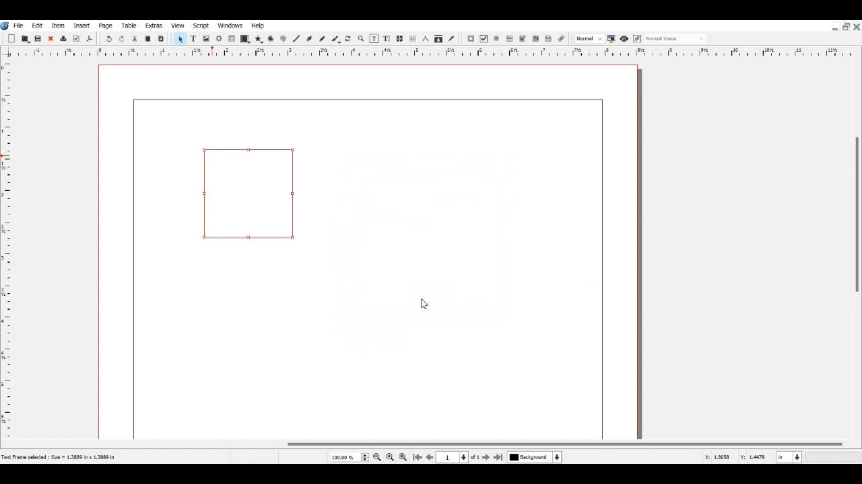 The image size is (862, 484). Describe the element at coordinates (637, 39) in the screenshot. I see `Edit in preview mode` at that location.